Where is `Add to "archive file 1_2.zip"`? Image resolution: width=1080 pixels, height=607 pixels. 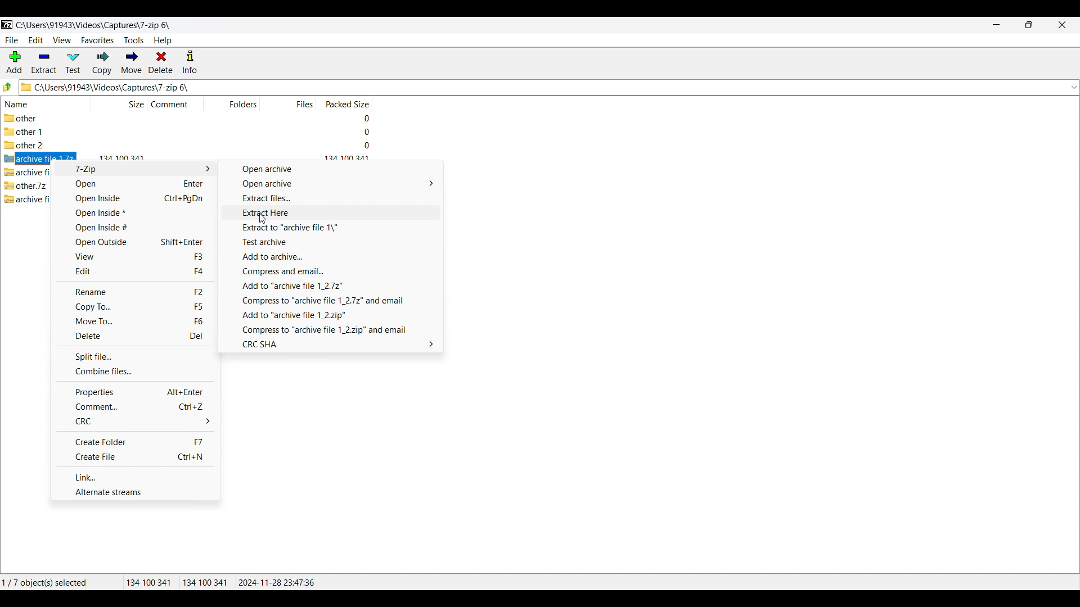 Add to "archive file 1_2.zip" is located at coordinates (335, 315).